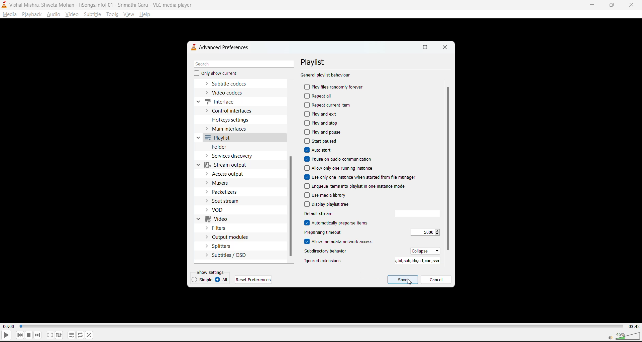  What do you see at coordinates (222, 102) in the screenshot?
I see `interface` at bounding box center [222, 102].